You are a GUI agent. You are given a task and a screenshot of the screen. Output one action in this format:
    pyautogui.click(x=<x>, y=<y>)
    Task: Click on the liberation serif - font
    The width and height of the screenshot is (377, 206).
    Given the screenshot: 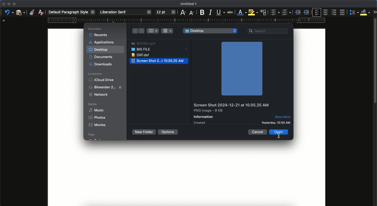 What is the action you would take?
    pyautogui.click(x=125, y=12)
    